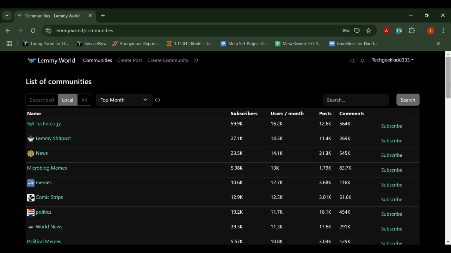 The image size is (451, 253). What do you see at coordinates (357, 31) in the screenshot?
I see `Install Desktop Application` at bounding box center [357, 31].